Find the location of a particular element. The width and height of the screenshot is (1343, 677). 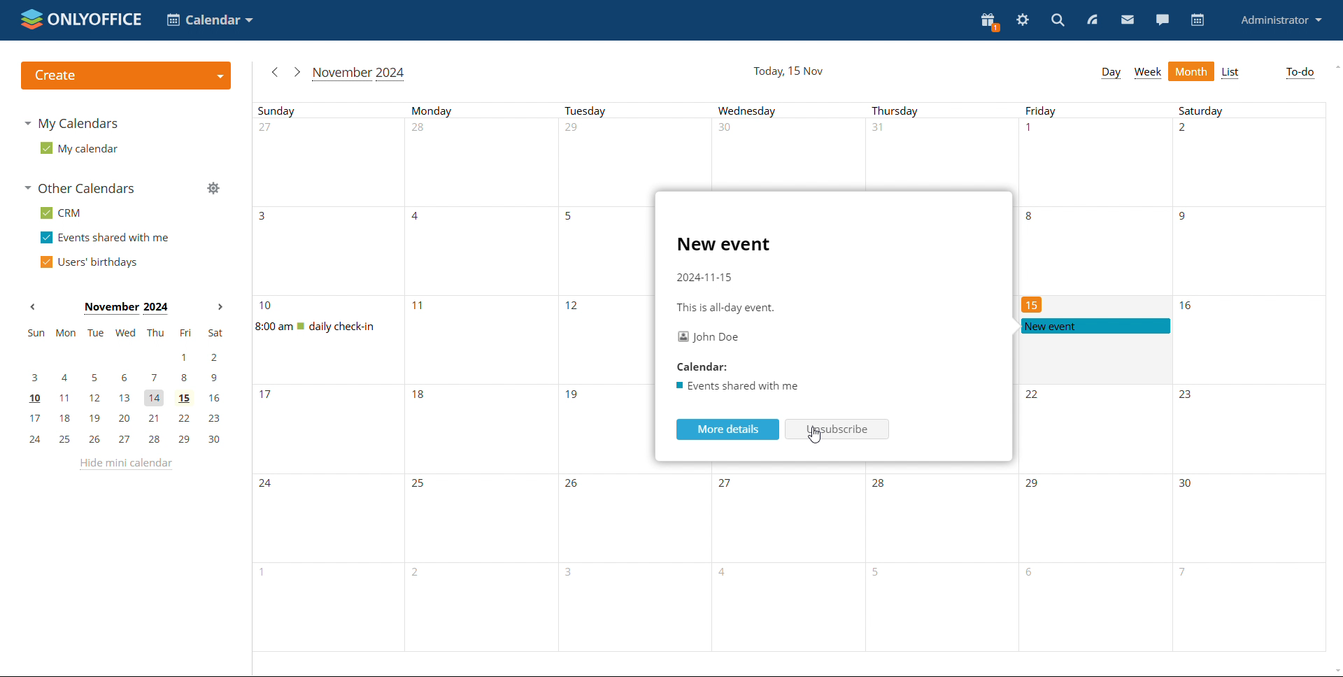

event invitation by other user is located at coordinates (1095, 326).